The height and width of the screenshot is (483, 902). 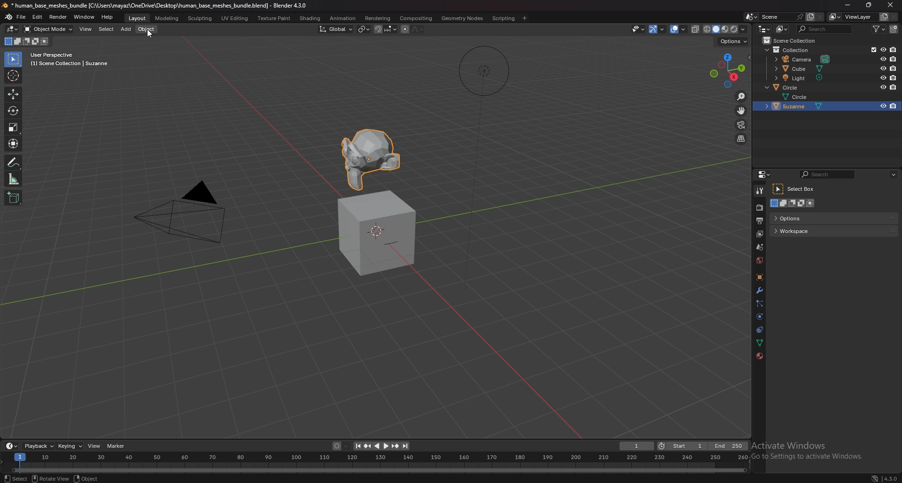 What do you see at coordinates (884, 16) in the screenshot?
I see `add view layer` at bounding box center [884, 16].